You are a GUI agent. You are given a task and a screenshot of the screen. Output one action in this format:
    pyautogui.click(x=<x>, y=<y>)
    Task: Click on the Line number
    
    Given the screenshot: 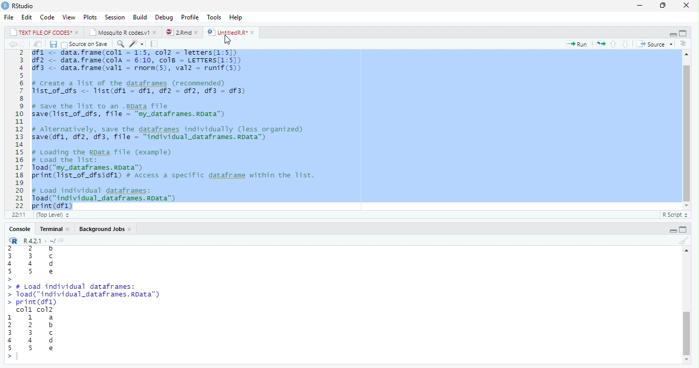 What is the action you would take?
    pyautogui.click(x=18, y=129)
    